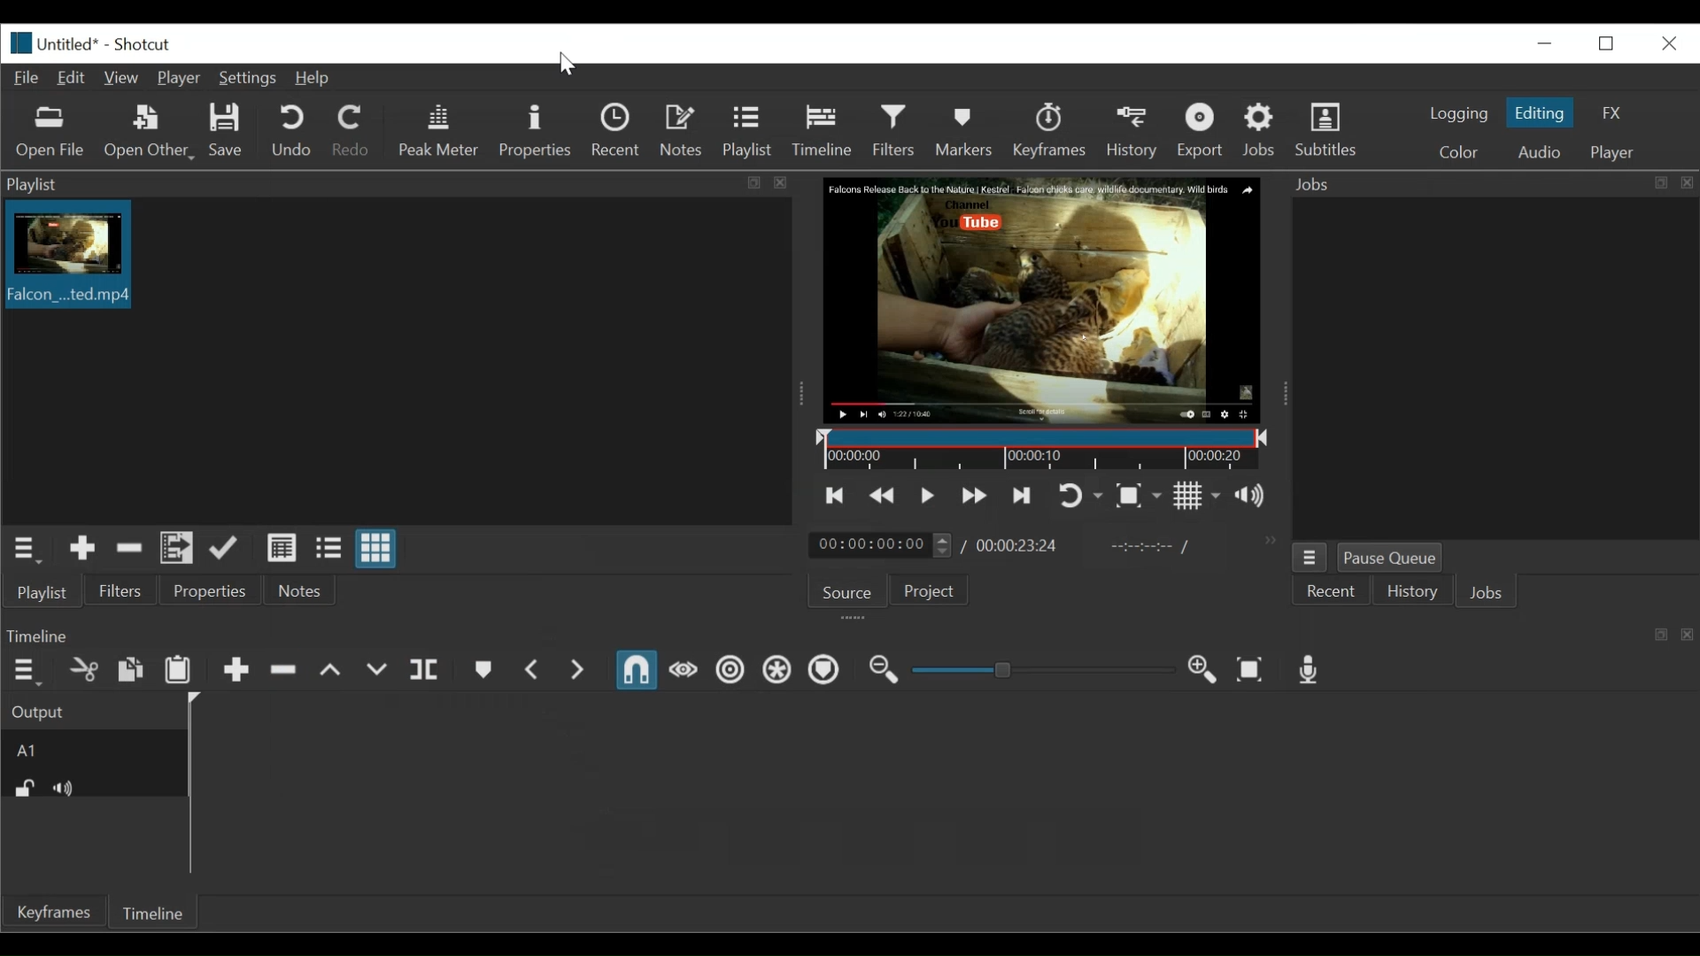 The width and height of the screenshot is (1700, 956). Describe the element at coordinates (1204, 670) in the screenshot. I see `Zoom timeline in` at that location.